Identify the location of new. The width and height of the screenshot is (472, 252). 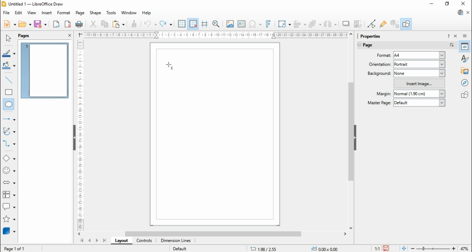
(10, 24).